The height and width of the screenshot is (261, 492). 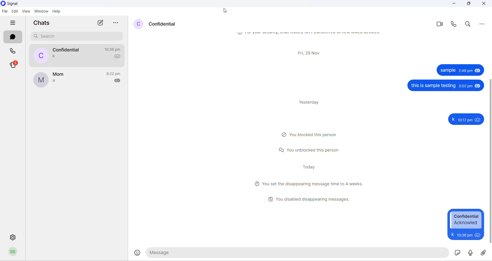 What do you see at coordinates (453, 4) in the screenshot?
I see `minimize` at bounding box center [453, 4].